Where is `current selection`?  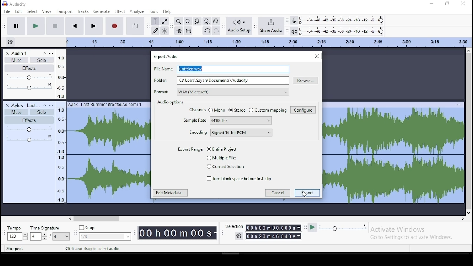 current selection is located at coordinates (226, 167).